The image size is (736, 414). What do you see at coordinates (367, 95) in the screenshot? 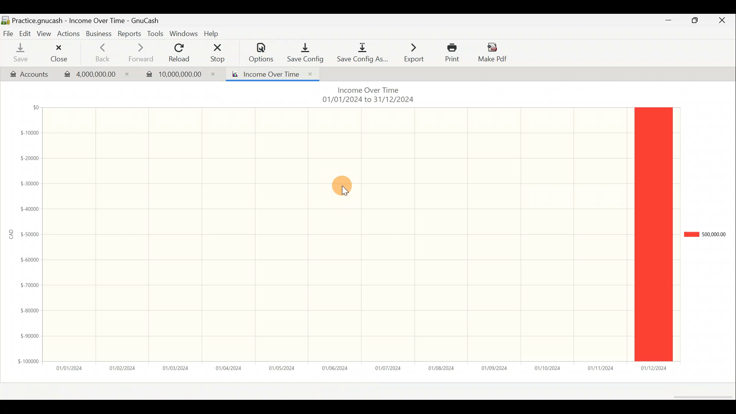
I see `Income Over Time
01/01/2024 to 31/12/2024` at bounding box center [367, 95].